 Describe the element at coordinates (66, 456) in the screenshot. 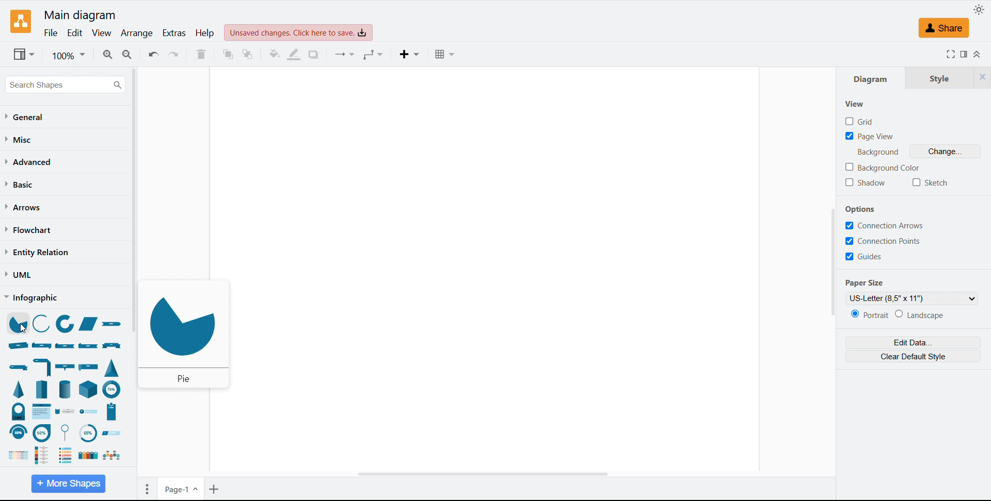

I see `numbered list` at that location.